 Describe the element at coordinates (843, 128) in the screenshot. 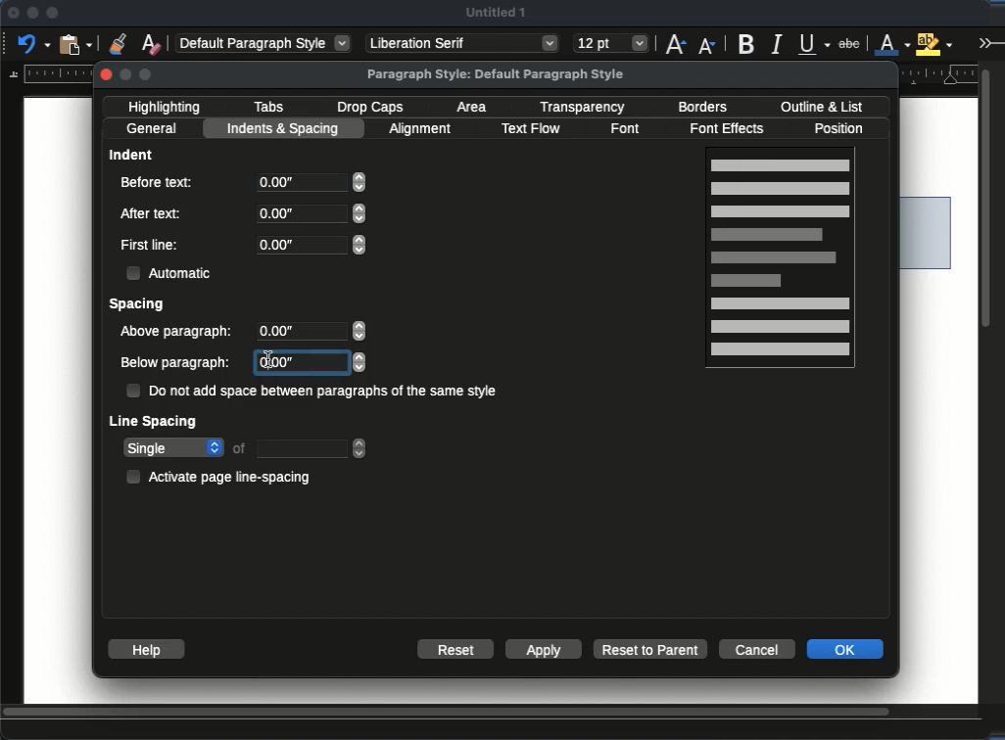

I see `position` at that location.